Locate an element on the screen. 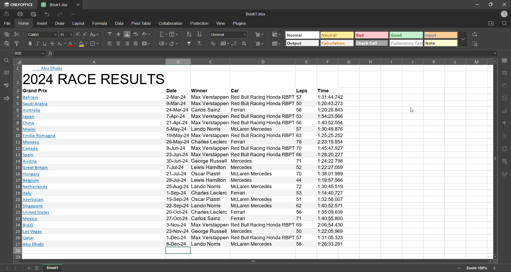 This screenshot has height=272, width=511. Great Britain 7-Jul-24 Lewis Hamilton Mercedes 52 1:22:27.059 is located at coordinates (186, 167).